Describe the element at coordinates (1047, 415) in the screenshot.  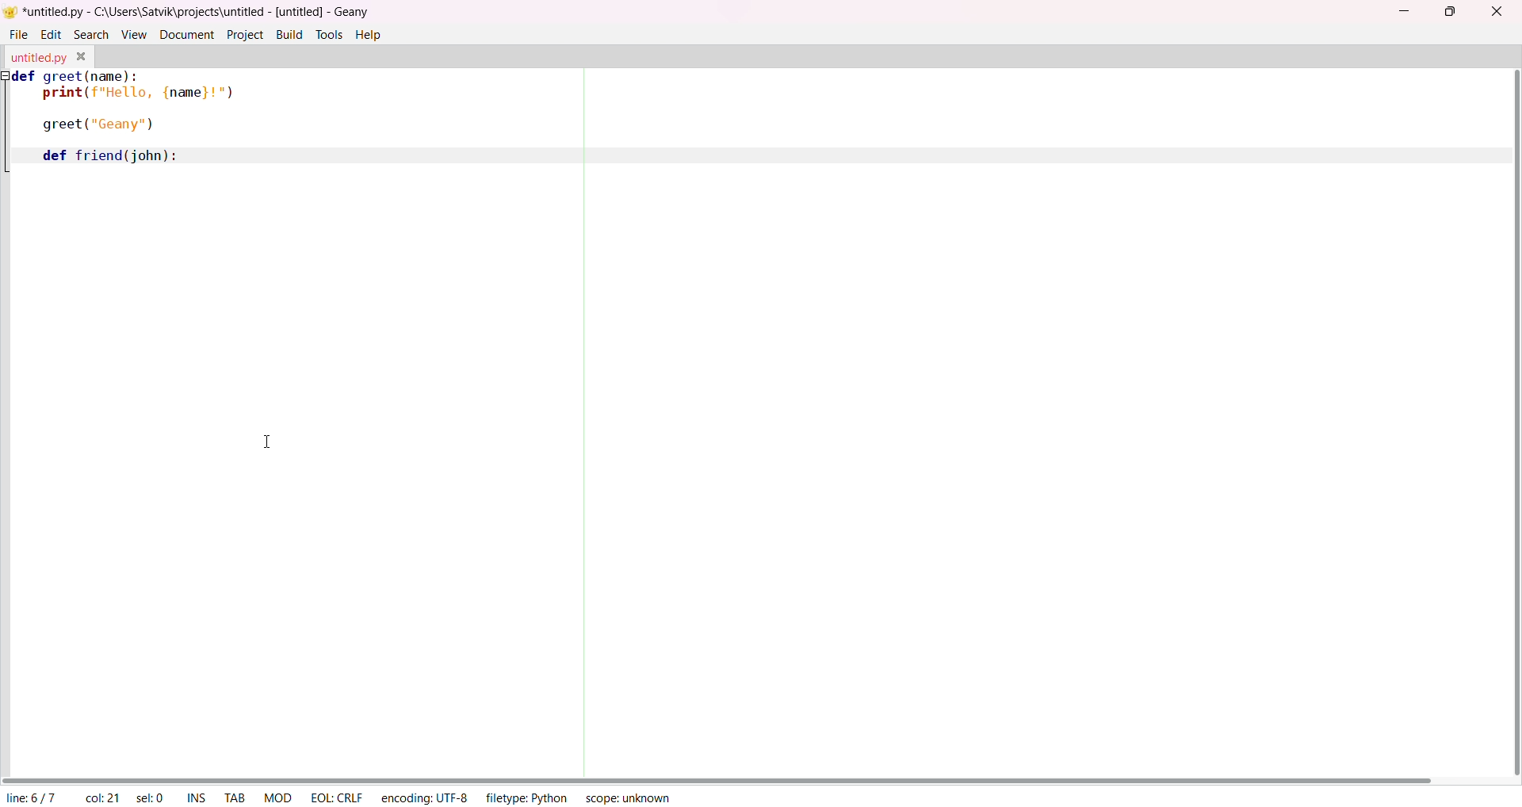
I see `Input text area` at that location.